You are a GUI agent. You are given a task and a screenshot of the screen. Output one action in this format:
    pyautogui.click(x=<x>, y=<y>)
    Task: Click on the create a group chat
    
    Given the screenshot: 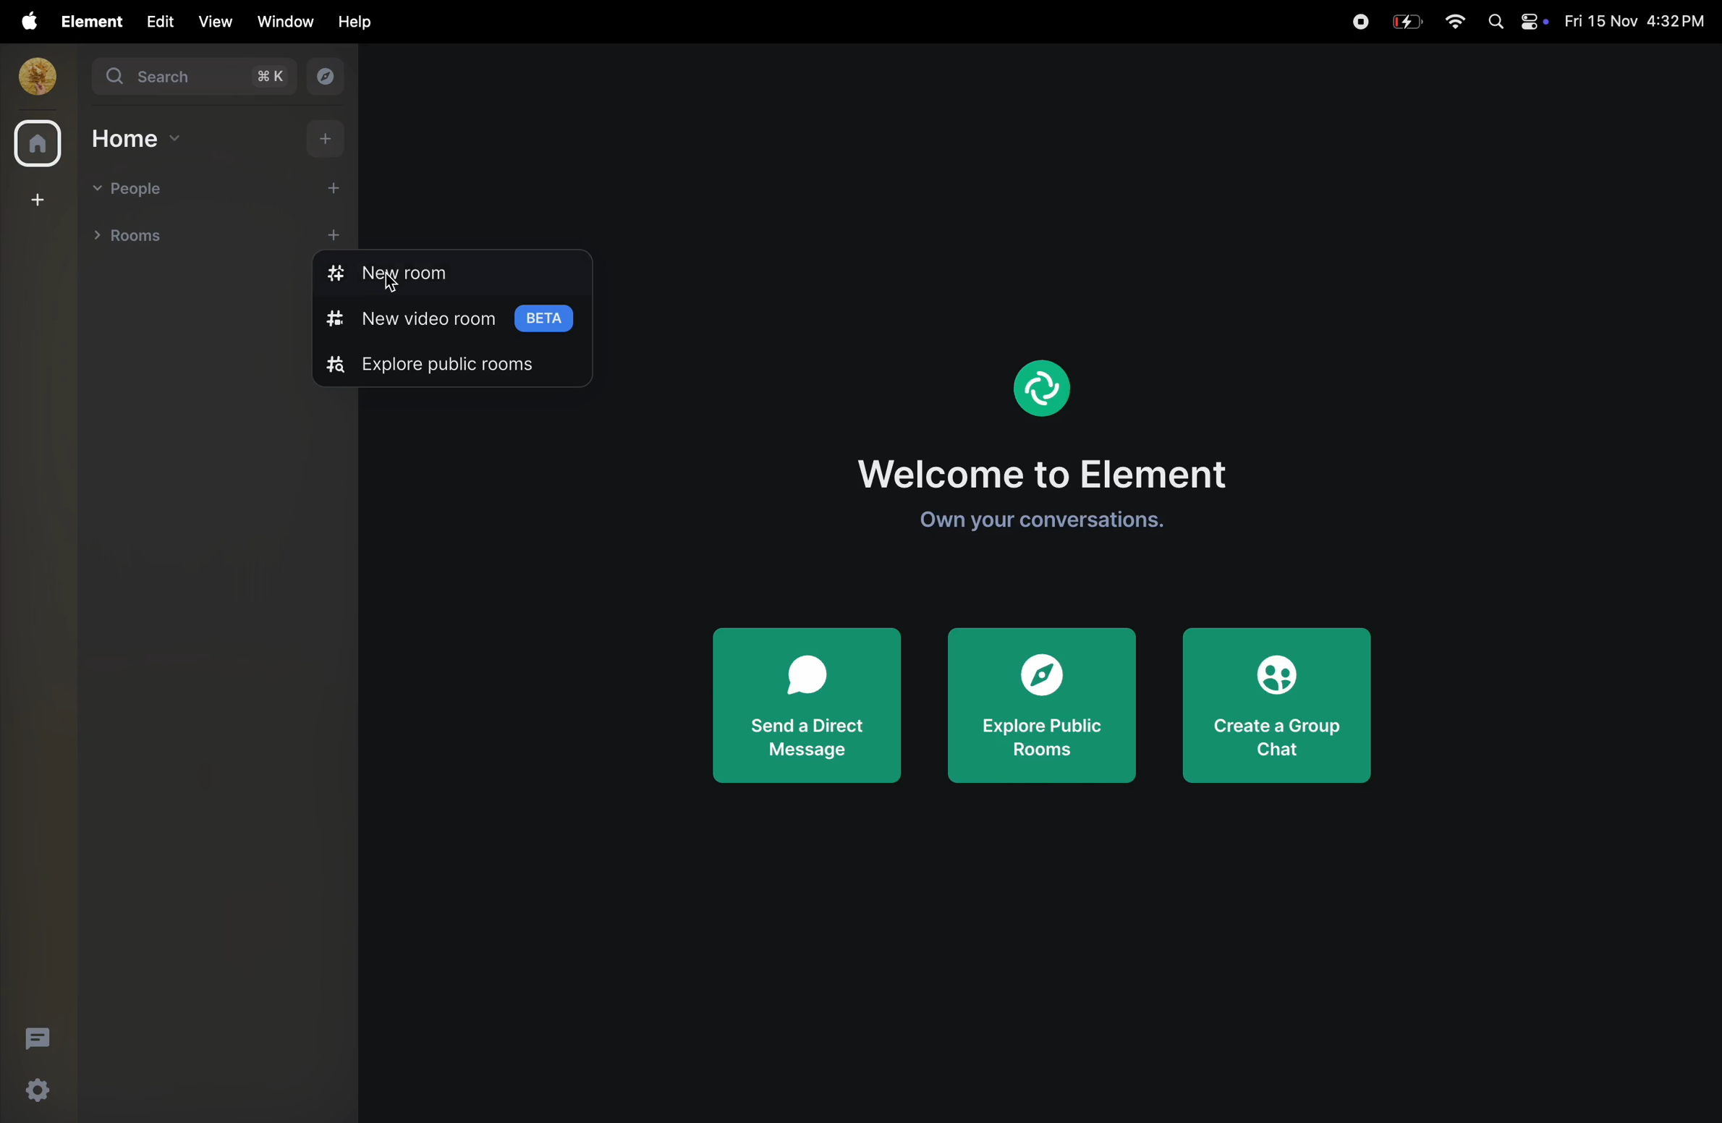 What is the action you would take?
    pyautogui.click(x=1281, y=700)
    